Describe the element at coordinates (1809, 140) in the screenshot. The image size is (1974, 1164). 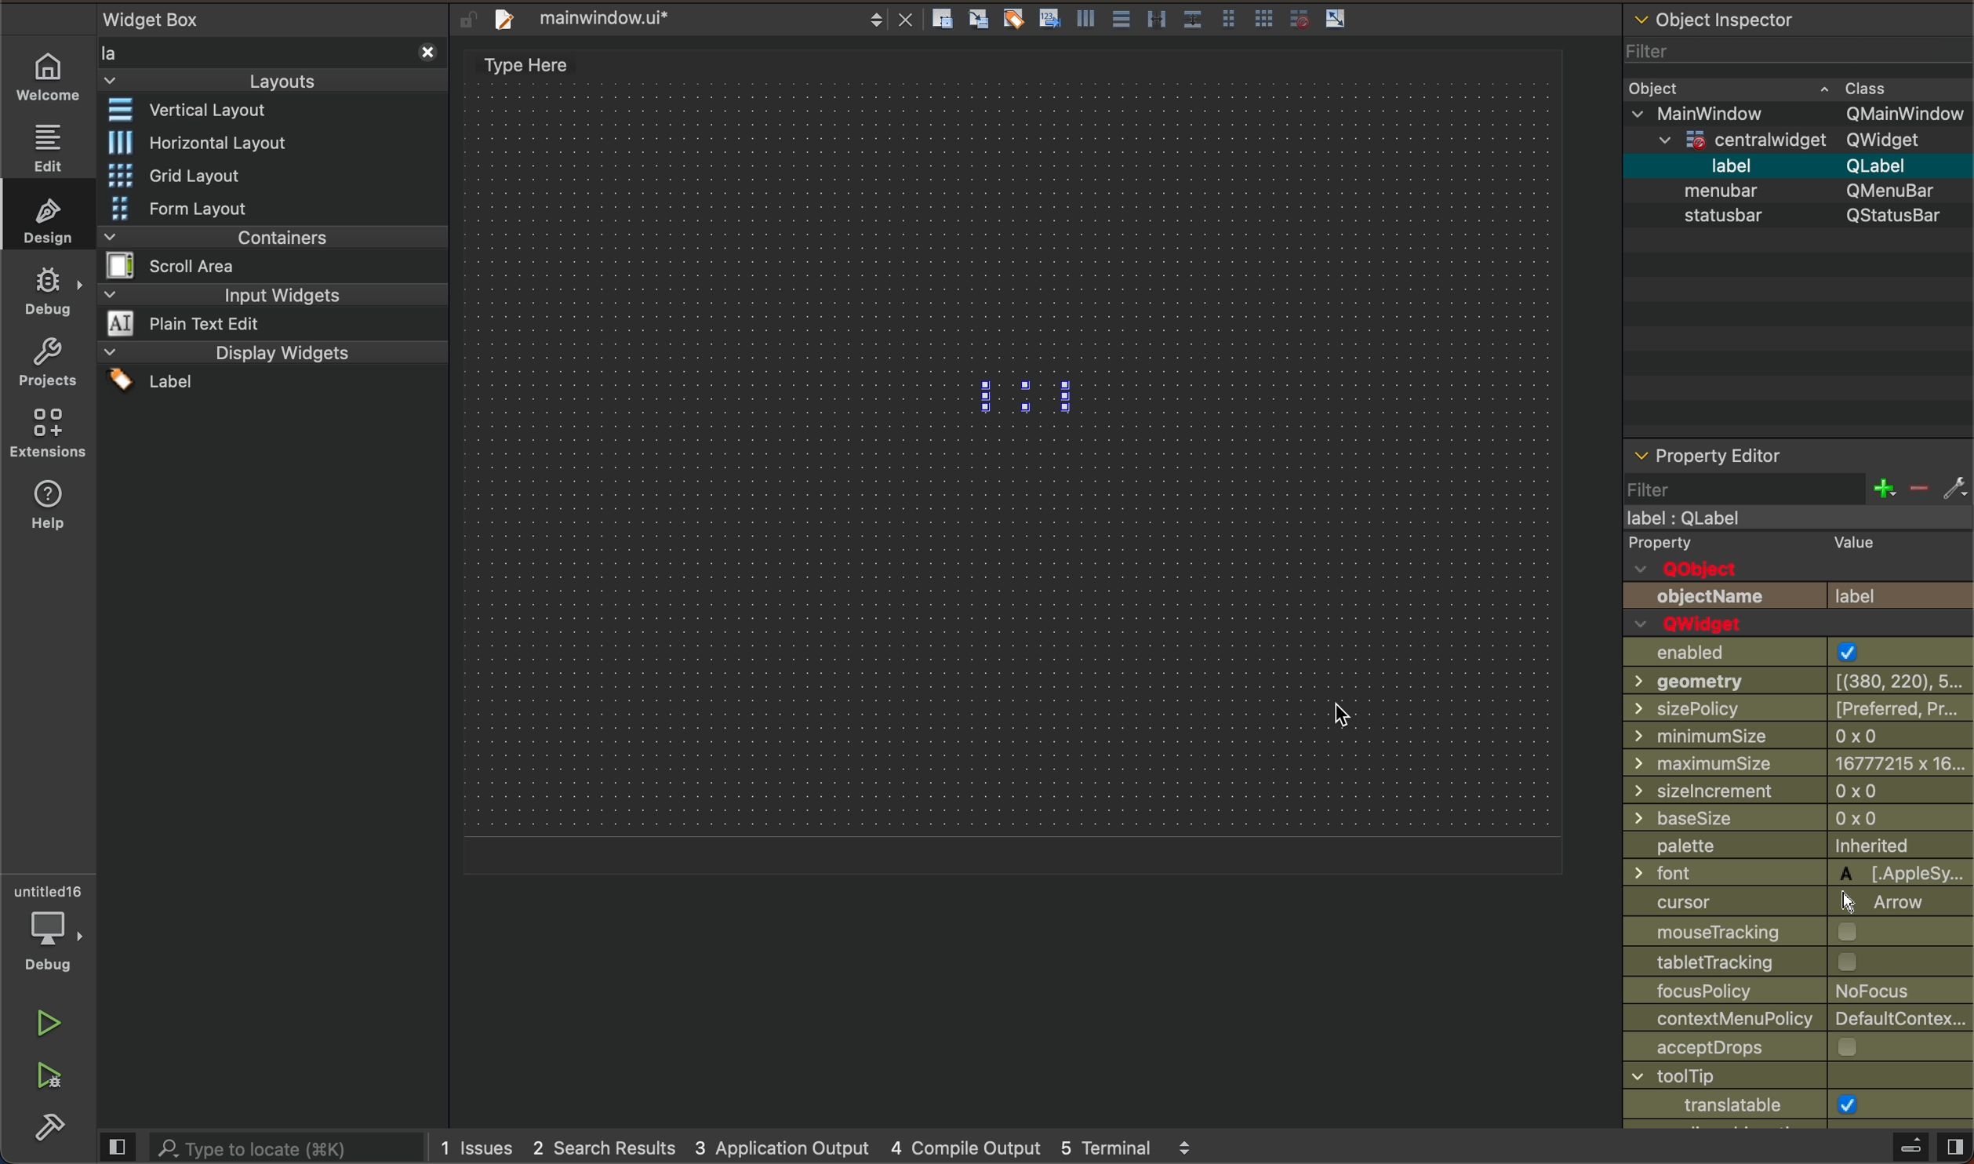
I see `qwidget` at that location.